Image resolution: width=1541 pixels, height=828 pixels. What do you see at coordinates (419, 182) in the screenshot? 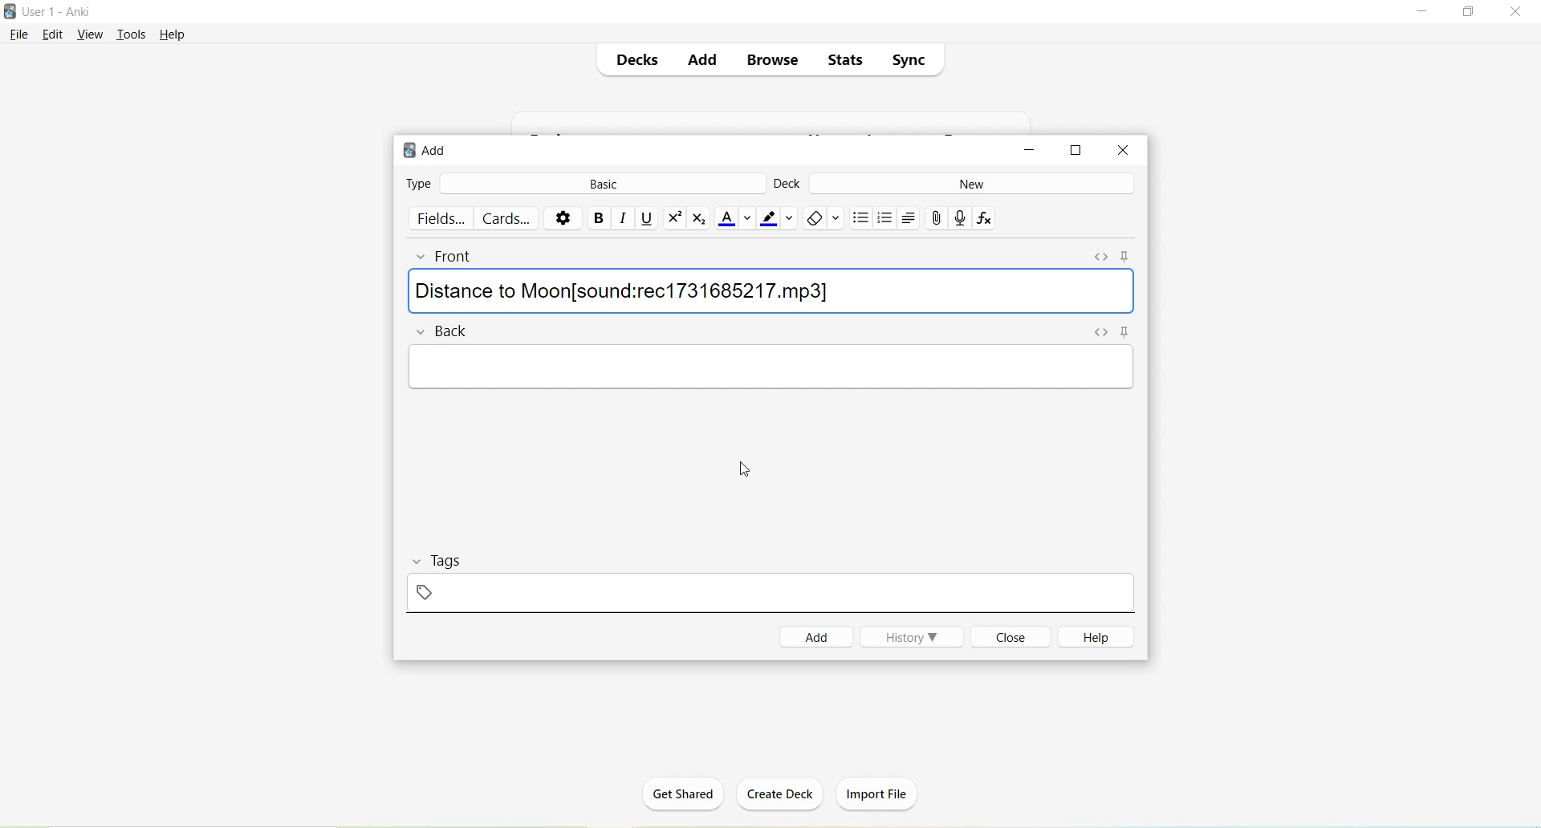
I see `Type` at bounding box center [419, 182].